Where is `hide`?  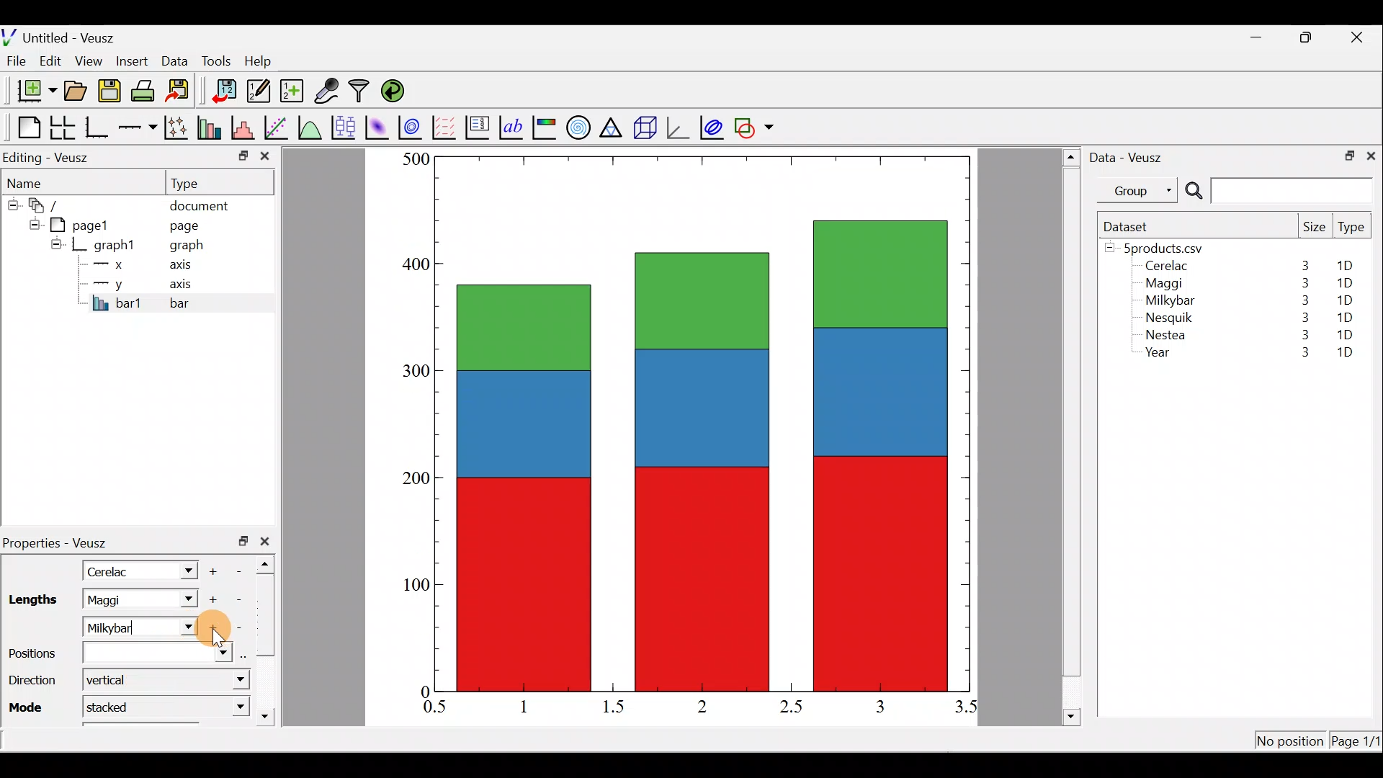 hide is located at coordinates (32, 223).